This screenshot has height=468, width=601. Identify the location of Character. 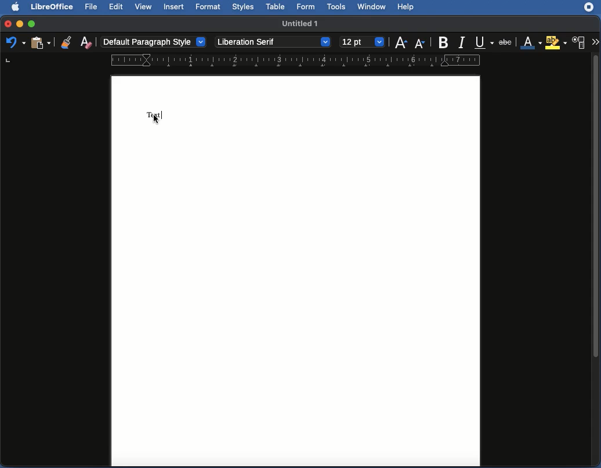
(579, 43).